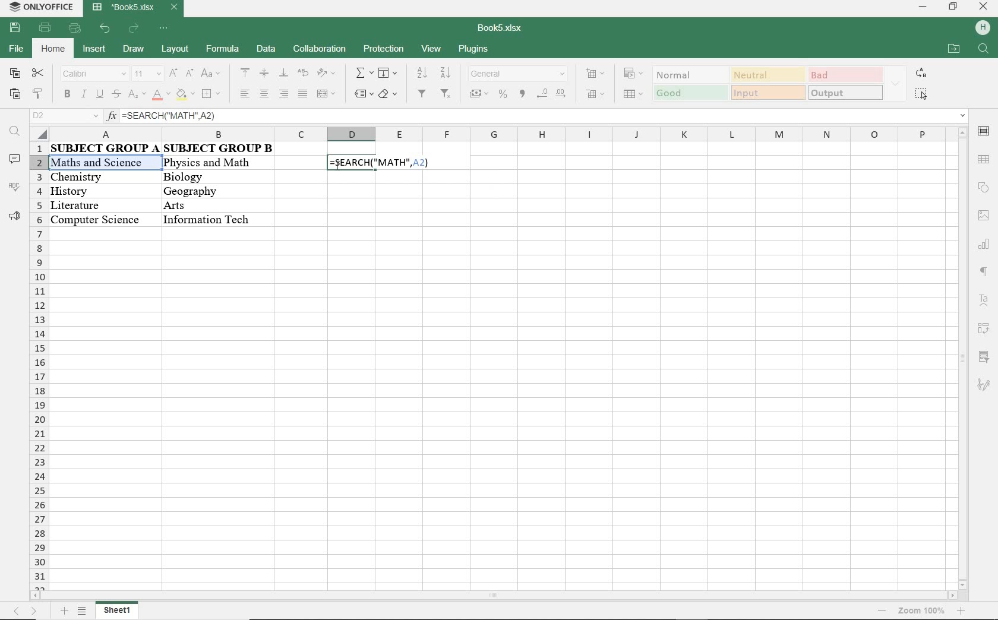  What do you see at coordinates (264, 73) in the screenshot?
I see `align middle` at bounding box center [264, 73].